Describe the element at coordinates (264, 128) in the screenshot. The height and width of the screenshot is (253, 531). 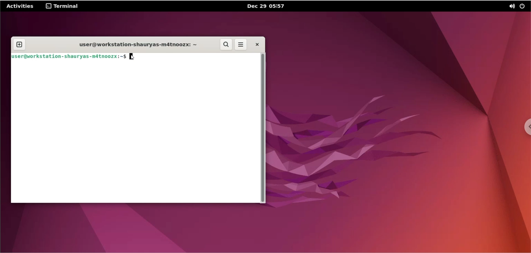
I see `scrollbar navigation` at that location.